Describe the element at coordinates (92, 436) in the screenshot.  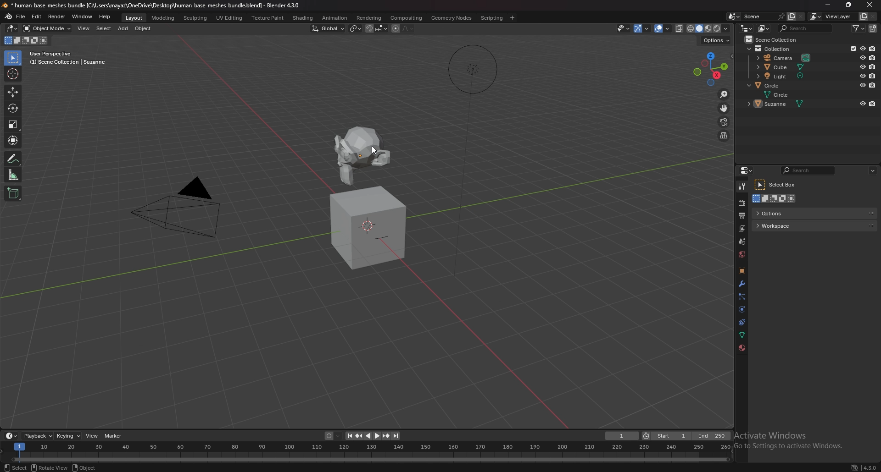
I see `view` at that location.